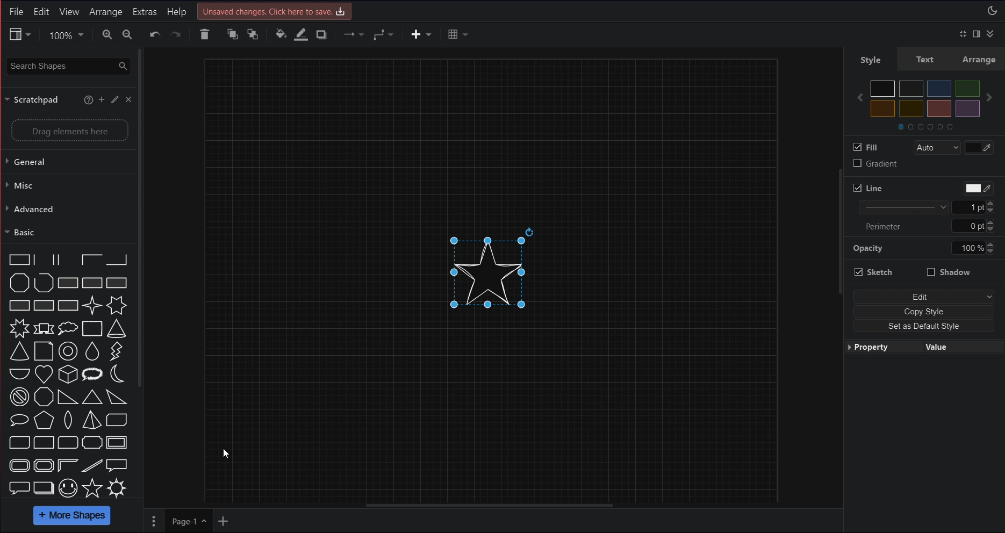 Image resolution: width=1005 pixels, height=533 pixels. I want to click on rectangular callout, so click(117, 465).